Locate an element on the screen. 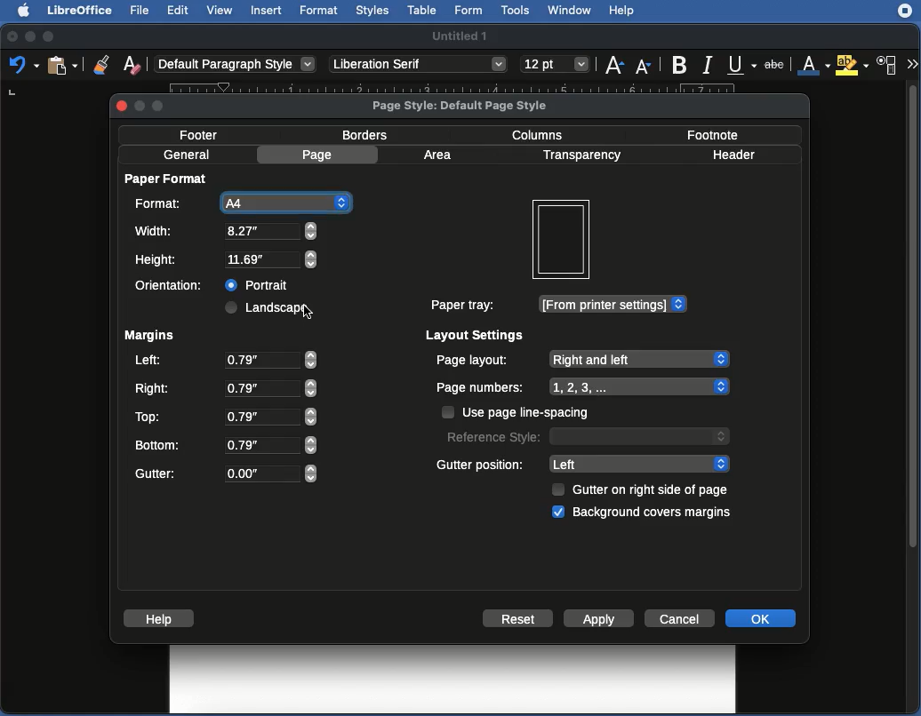  Portrait is located at coordinates (261, 282).